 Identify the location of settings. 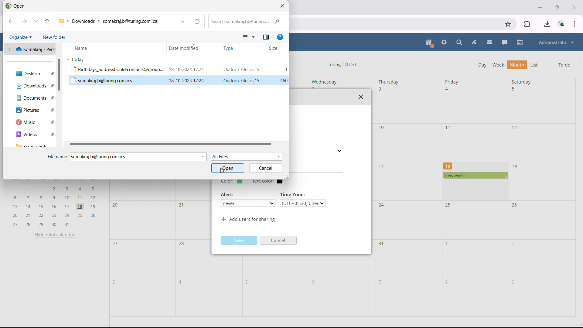
(444, 43).